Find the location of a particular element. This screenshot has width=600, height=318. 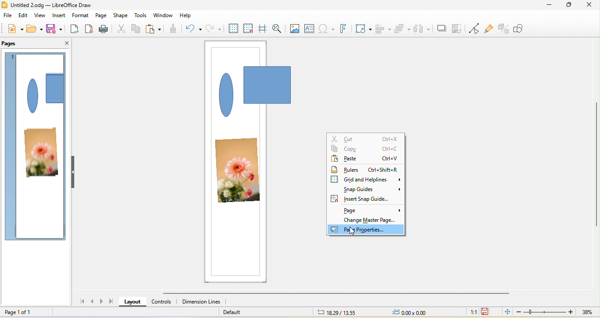

align object is located at coordinates (383, 29).